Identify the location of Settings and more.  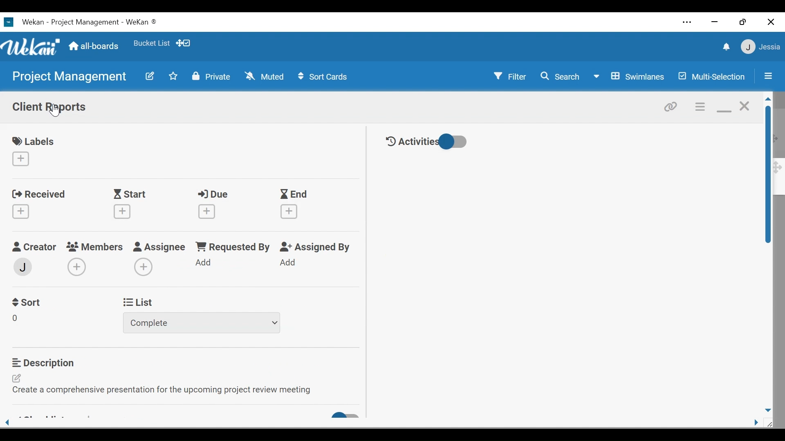
(688, 22).